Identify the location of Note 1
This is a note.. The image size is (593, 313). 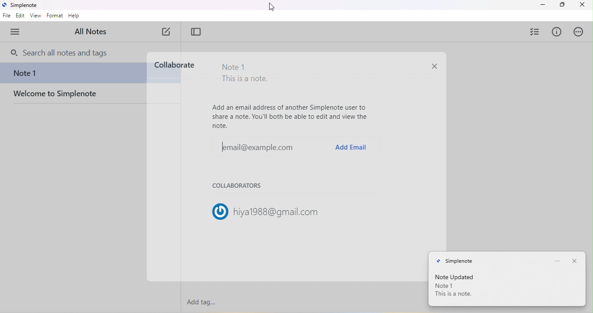
(244, 74).